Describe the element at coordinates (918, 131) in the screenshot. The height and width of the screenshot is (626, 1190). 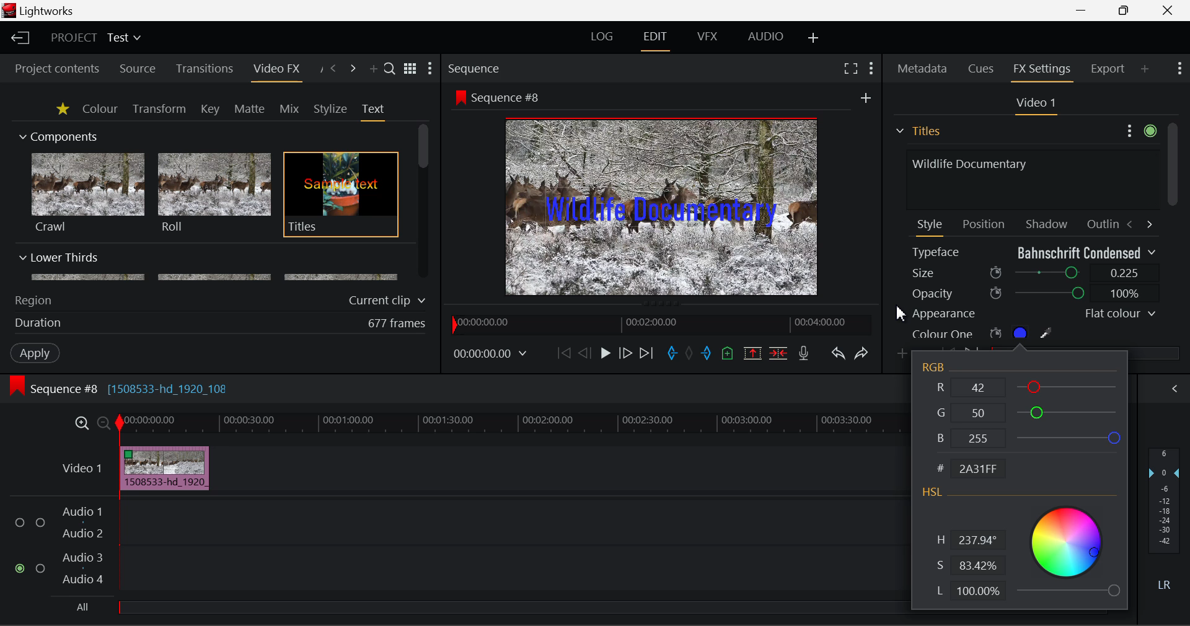
I see `Titles Section` at that location.